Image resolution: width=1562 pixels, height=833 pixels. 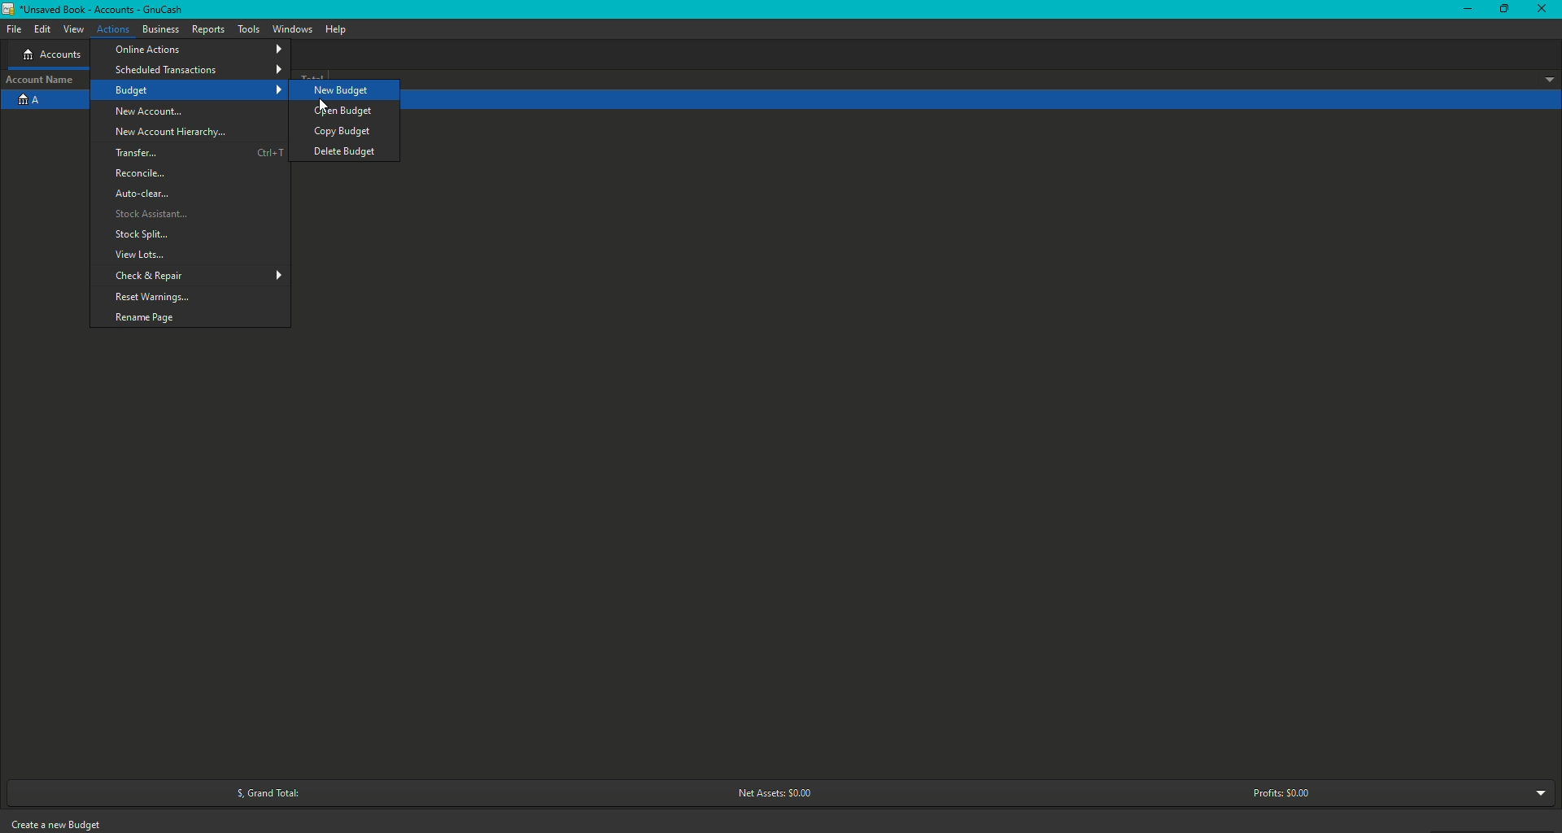 What do you see at coordinates (1502, 10) in the screenshot?
I see `Restore` at bounding box center [1502, 10].